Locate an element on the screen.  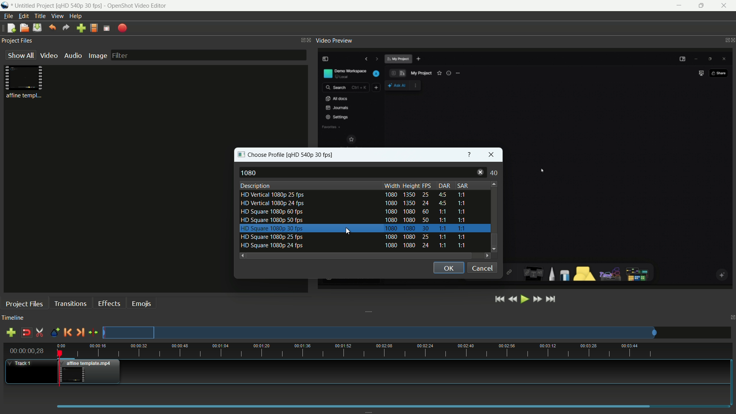
video is located at coordinates (49, 56).